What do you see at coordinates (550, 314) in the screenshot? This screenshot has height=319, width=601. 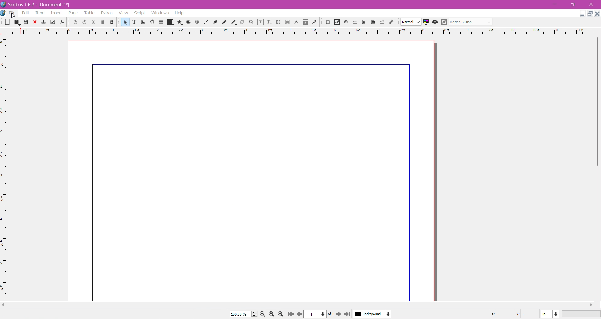 I see `measurement unit` at bounding box center [550, 314].